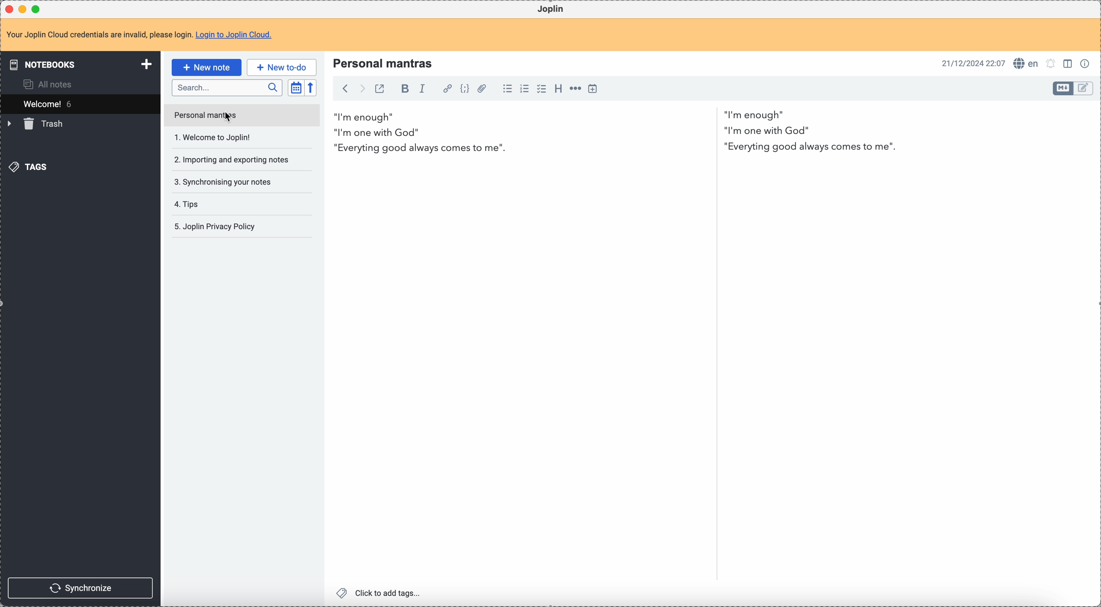 The width and height of the screenshot is (1101, 607). I want to click on reverse sort order, so click(310, 88).